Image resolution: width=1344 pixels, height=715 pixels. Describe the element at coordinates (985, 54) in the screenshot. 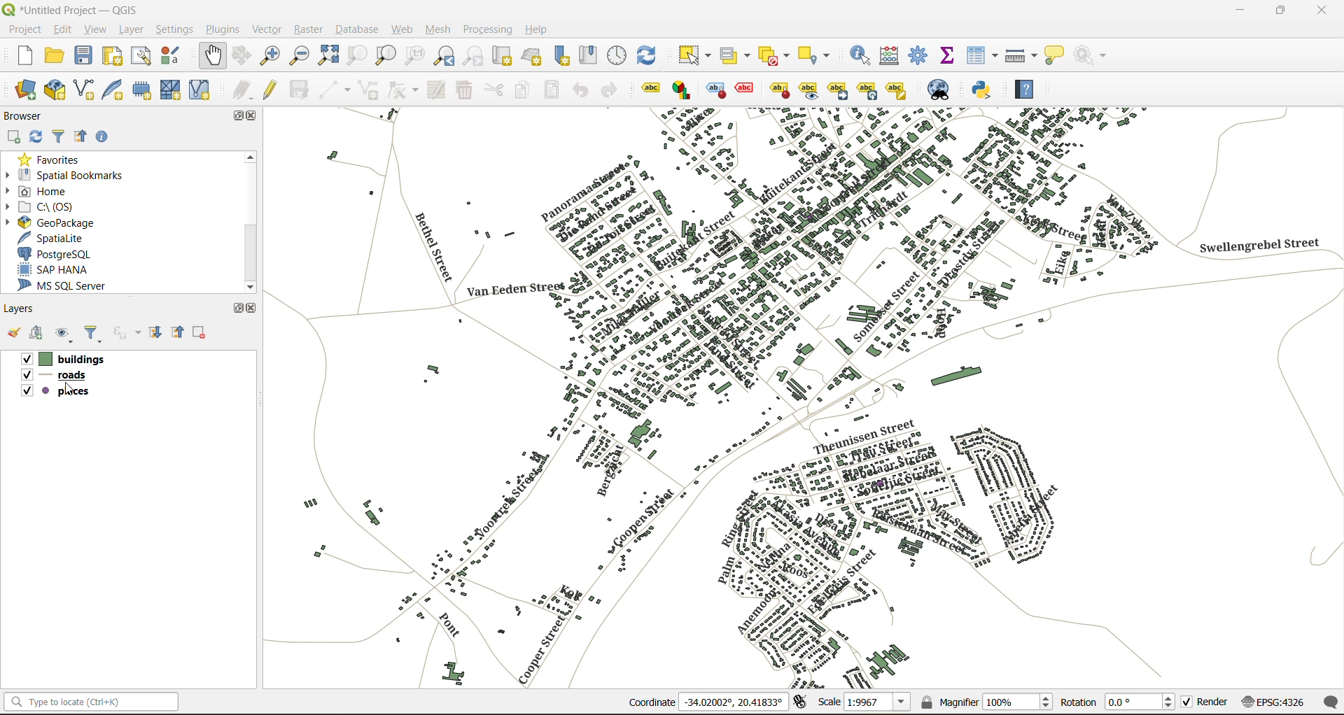

I see `attributes table` at that location.